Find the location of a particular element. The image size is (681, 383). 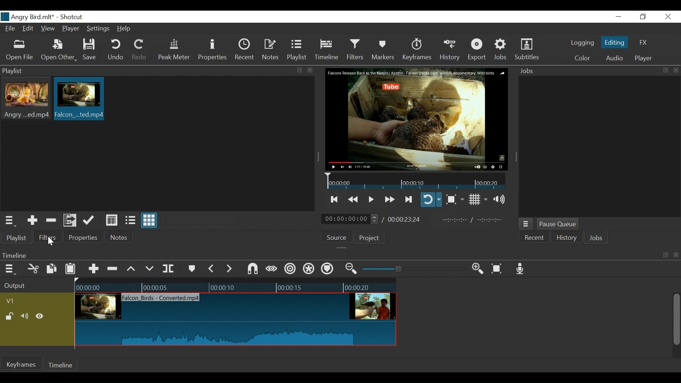

copy is located at coordinates (665, 70).